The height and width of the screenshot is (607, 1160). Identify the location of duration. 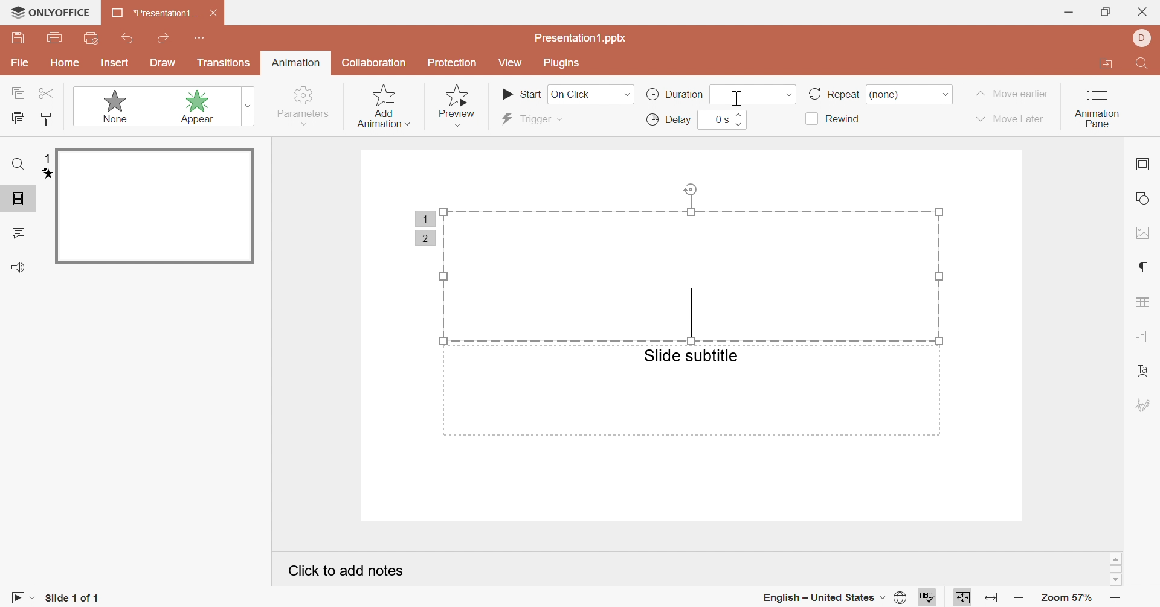
(672, 94).